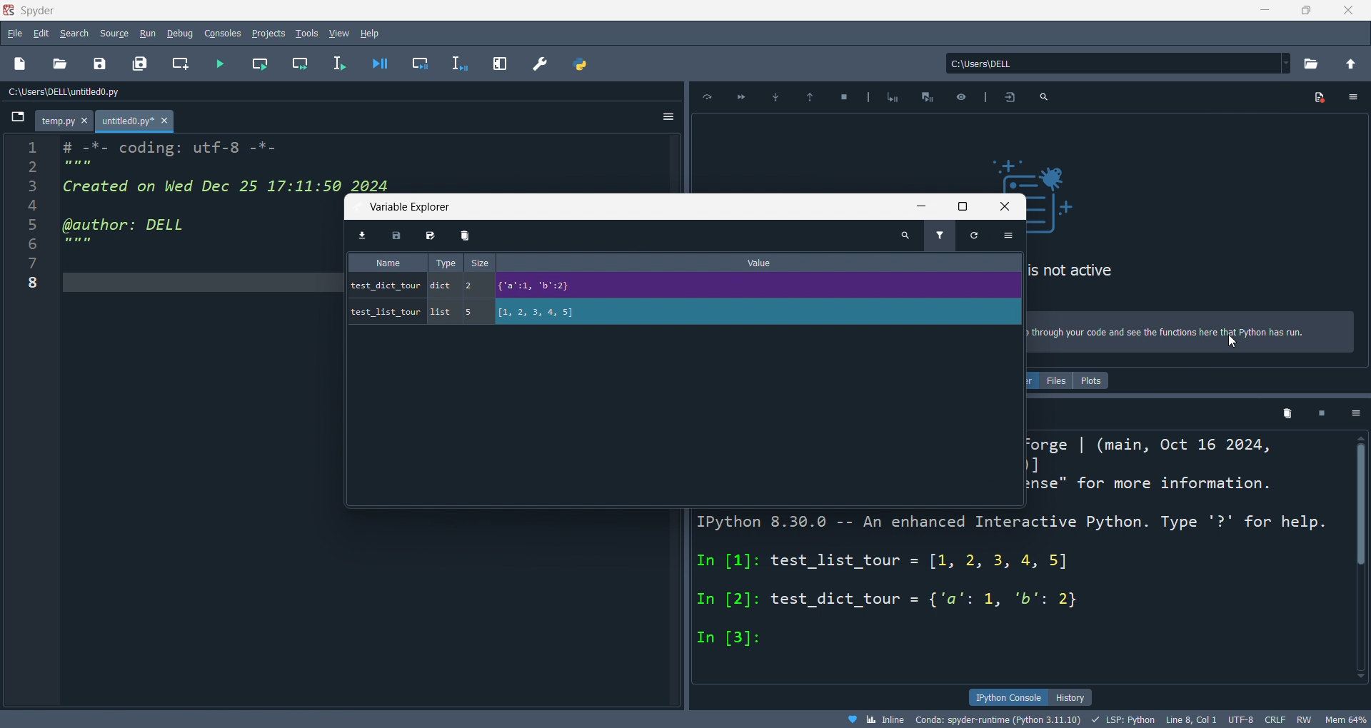  I want to click on run cell and move, so click(300, 64).